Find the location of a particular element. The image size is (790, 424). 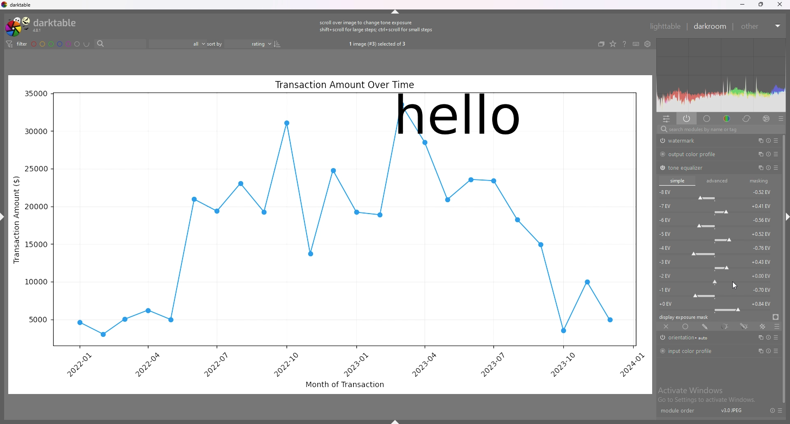

presets is located at coordinates (781, 118).